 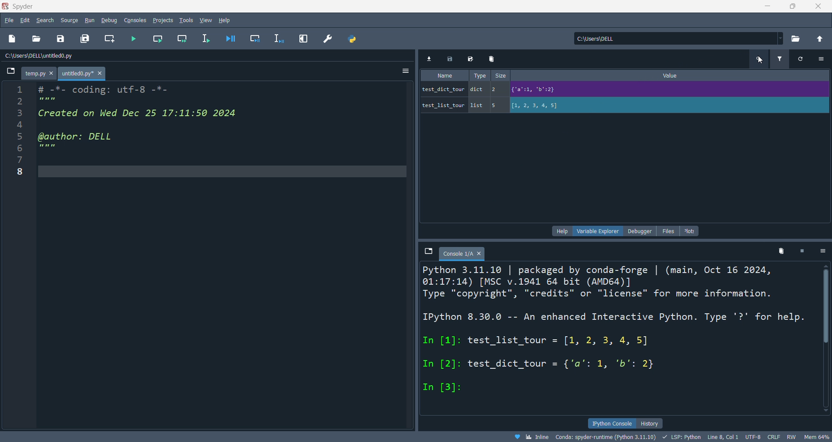 What do you see at coordinates (798, 61) in the screenshot?
I see `refresh` at bounding box center [798, 61].